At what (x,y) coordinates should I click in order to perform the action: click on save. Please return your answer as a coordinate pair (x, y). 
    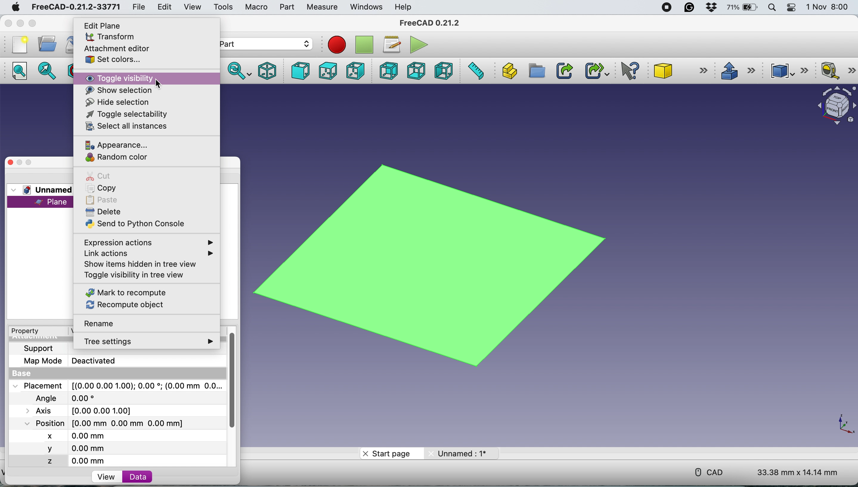
    Looking at the image, I should click on (68, 45).